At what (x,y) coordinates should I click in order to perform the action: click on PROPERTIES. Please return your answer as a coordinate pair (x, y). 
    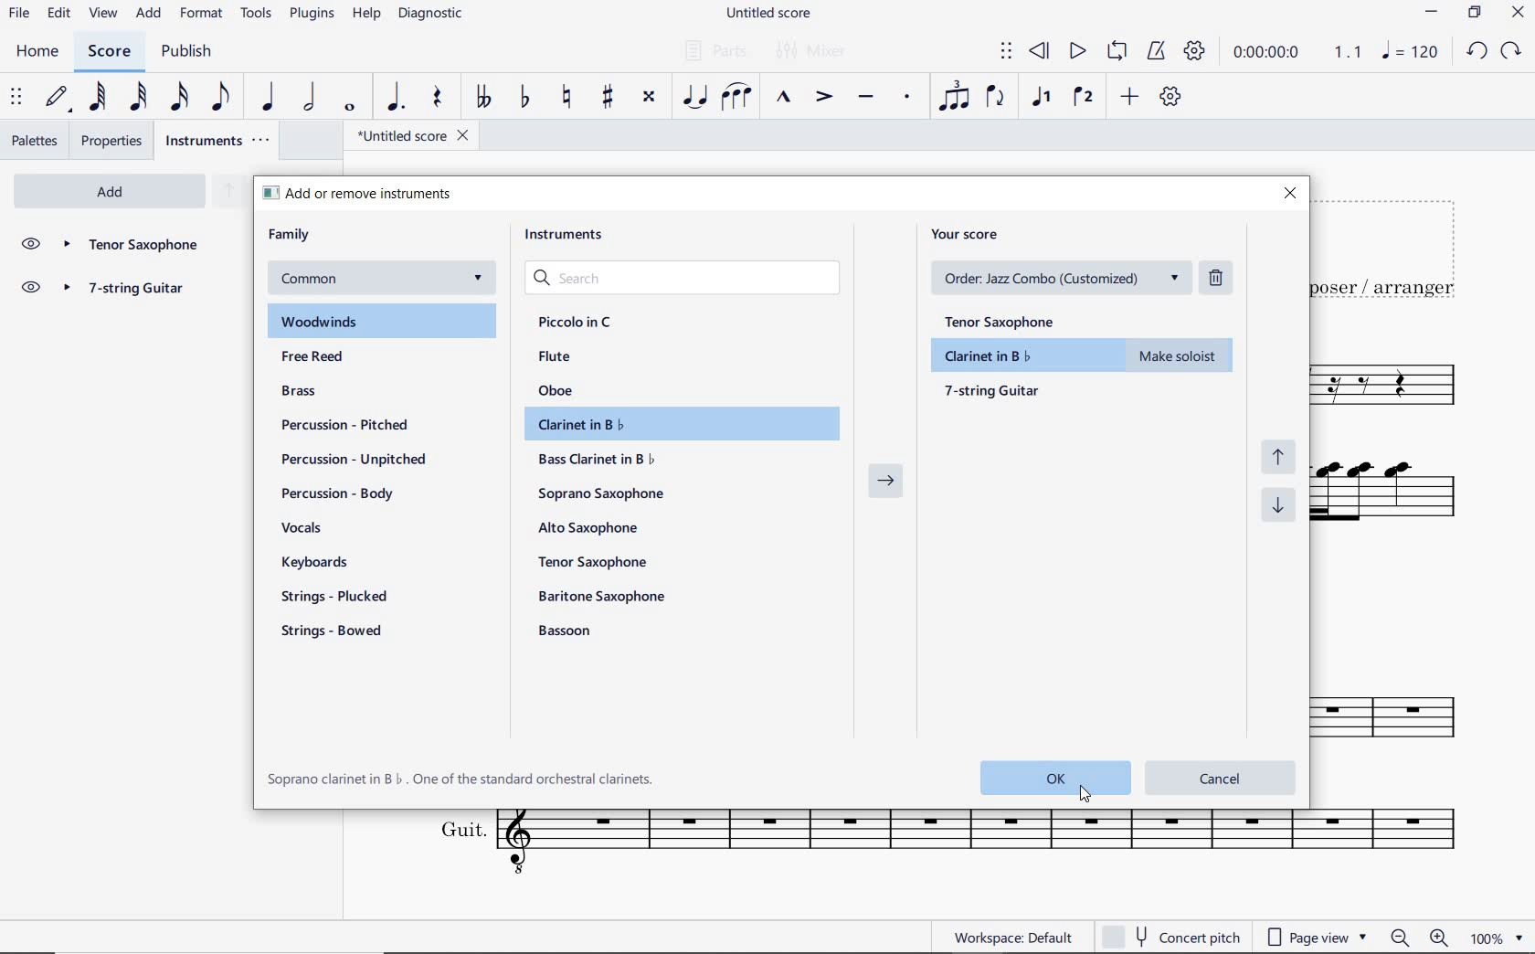
    Looking at the image, I should click on (115, 141).